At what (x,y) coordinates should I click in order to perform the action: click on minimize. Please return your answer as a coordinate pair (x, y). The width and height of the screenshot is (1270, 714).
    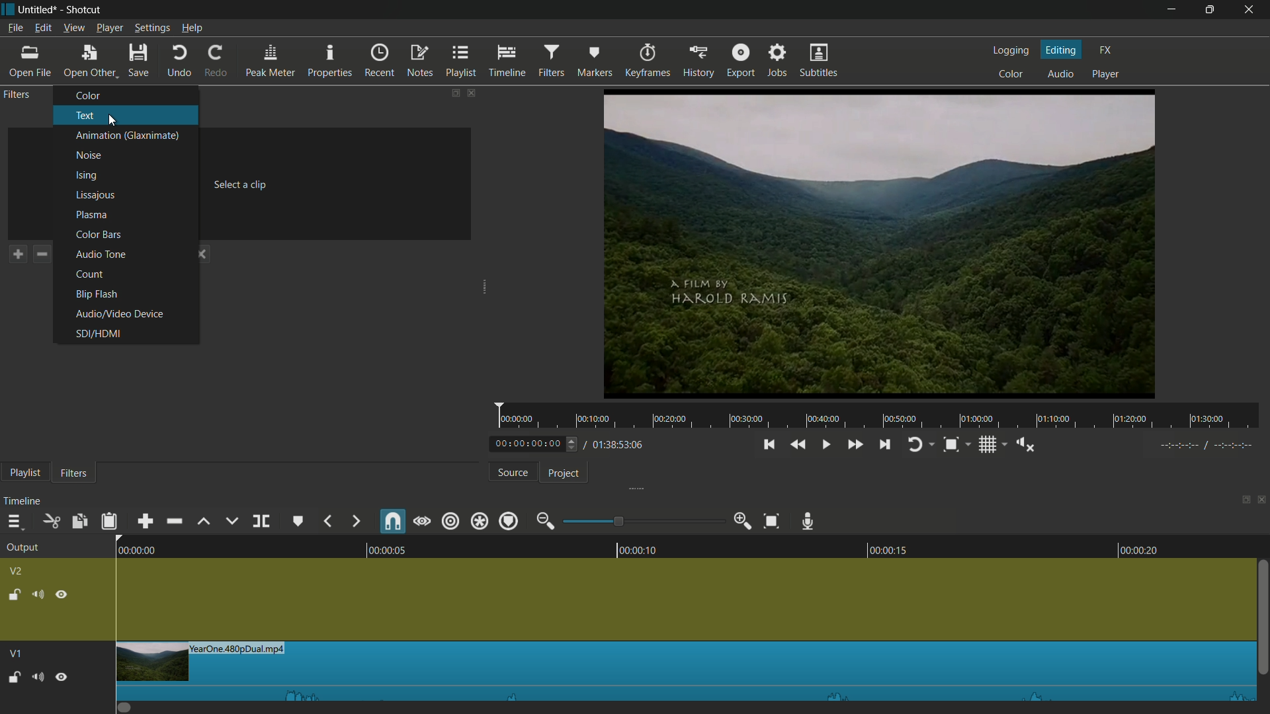
    Looking at the image, I should click on (1174, 10).